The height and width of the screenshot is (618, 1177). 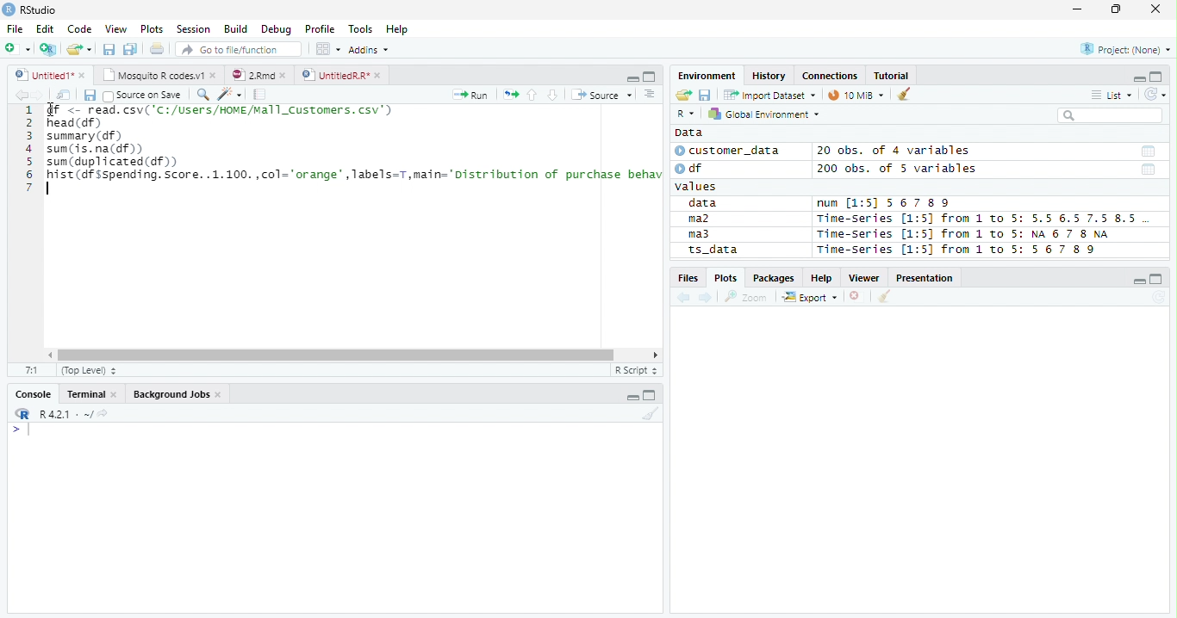 What do you see at coordinates (885, 296) in the screenshot?
I see `Clean` at bounding box center [885, 296].